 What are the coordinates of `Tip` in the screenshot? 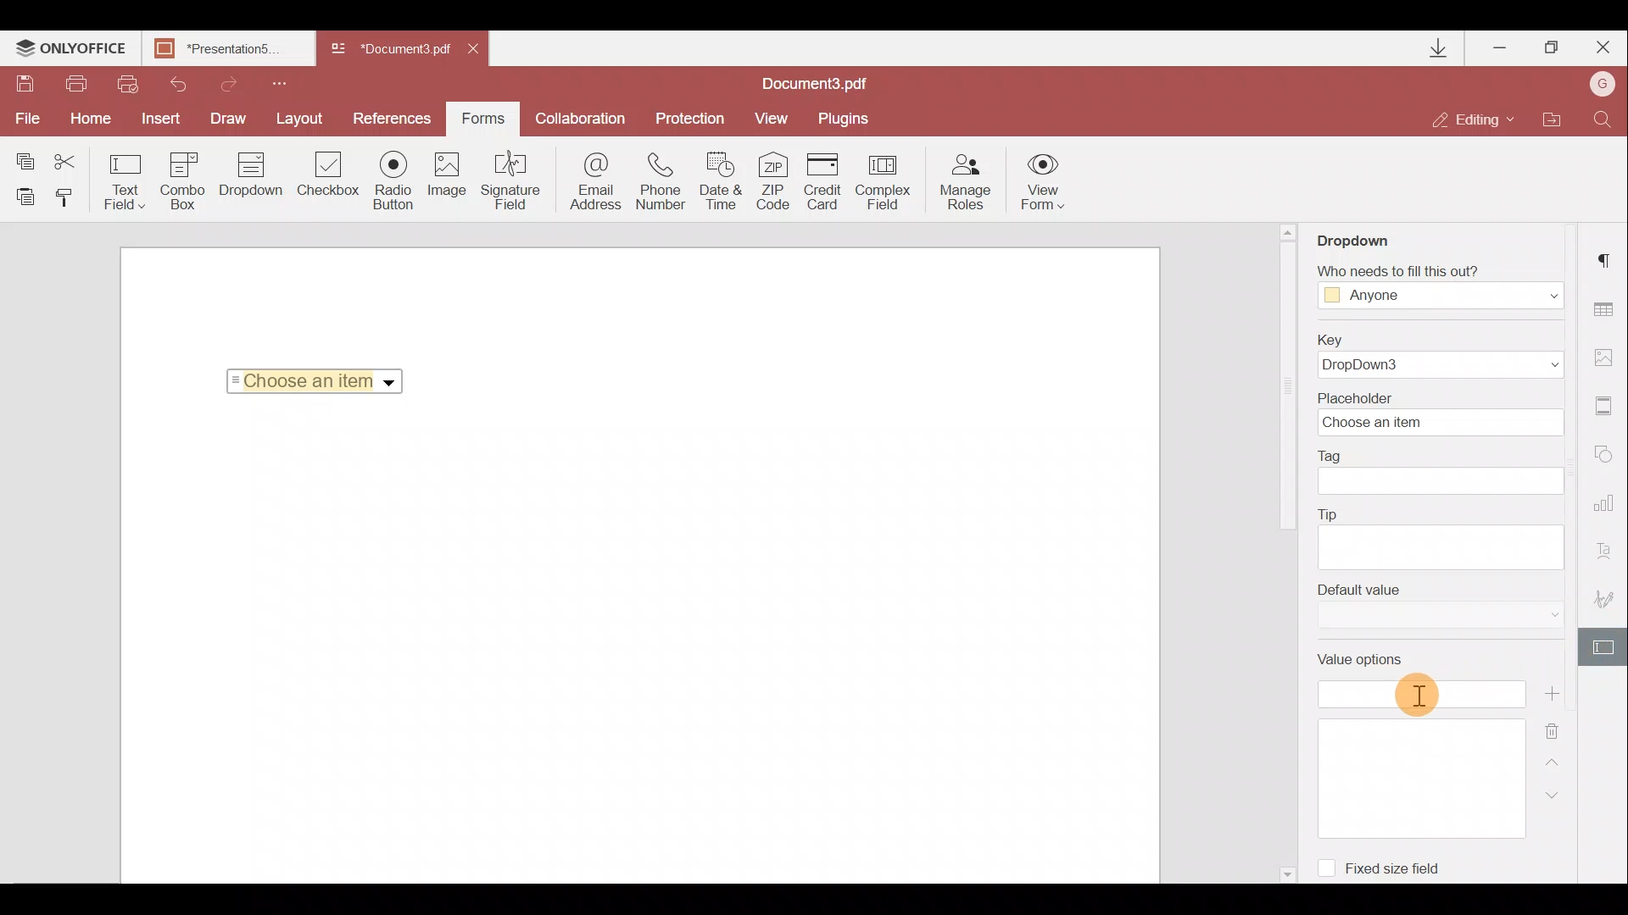 It's located at (1441, 536).